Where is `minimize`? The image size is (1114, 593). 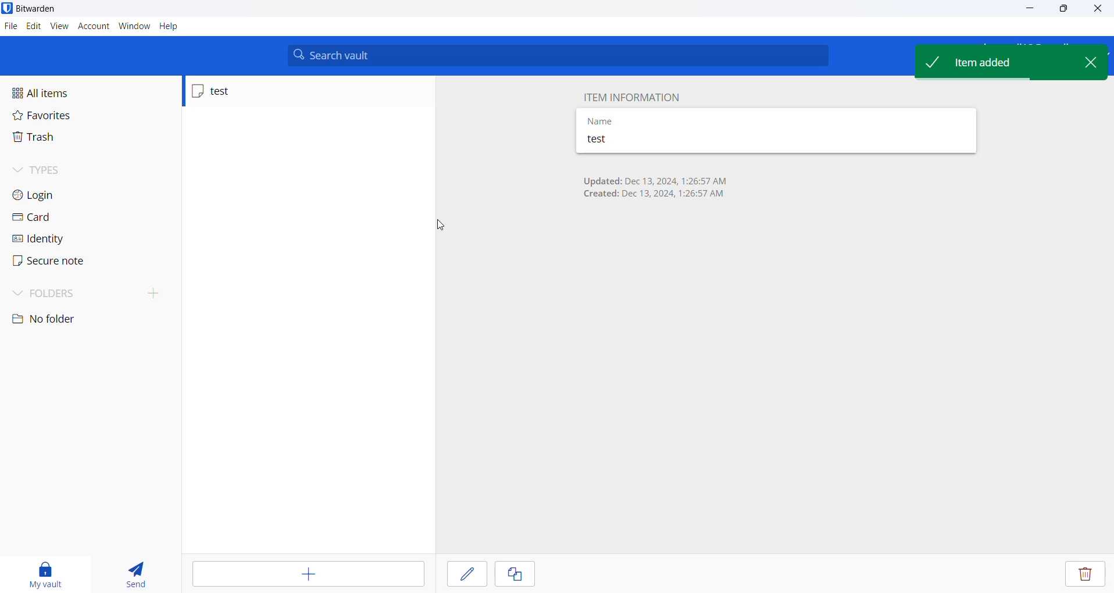
minimize is located at coordinates (1031, 9).